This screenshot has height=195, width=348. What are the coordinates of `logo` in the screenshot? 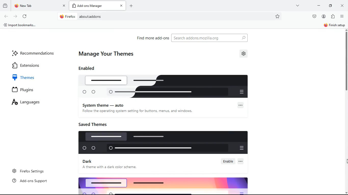 It's located at (161, 184).